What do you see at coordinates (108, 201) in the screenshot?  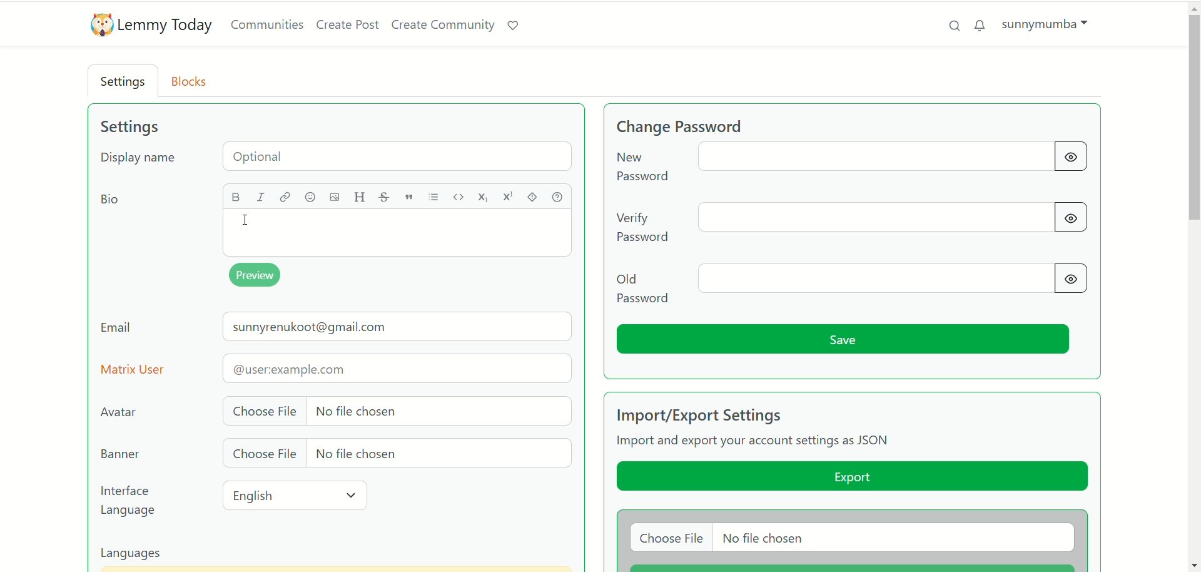 I see `bio` at bounding box center [108, 201].